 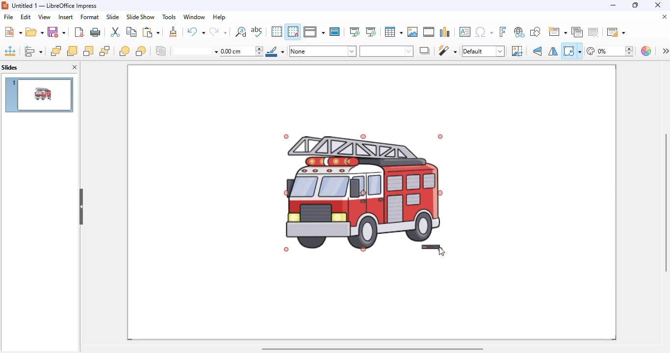 What do you see at coordinates (647, 51) in the screenshot?
I see `color` at bounding box center [647, 51].